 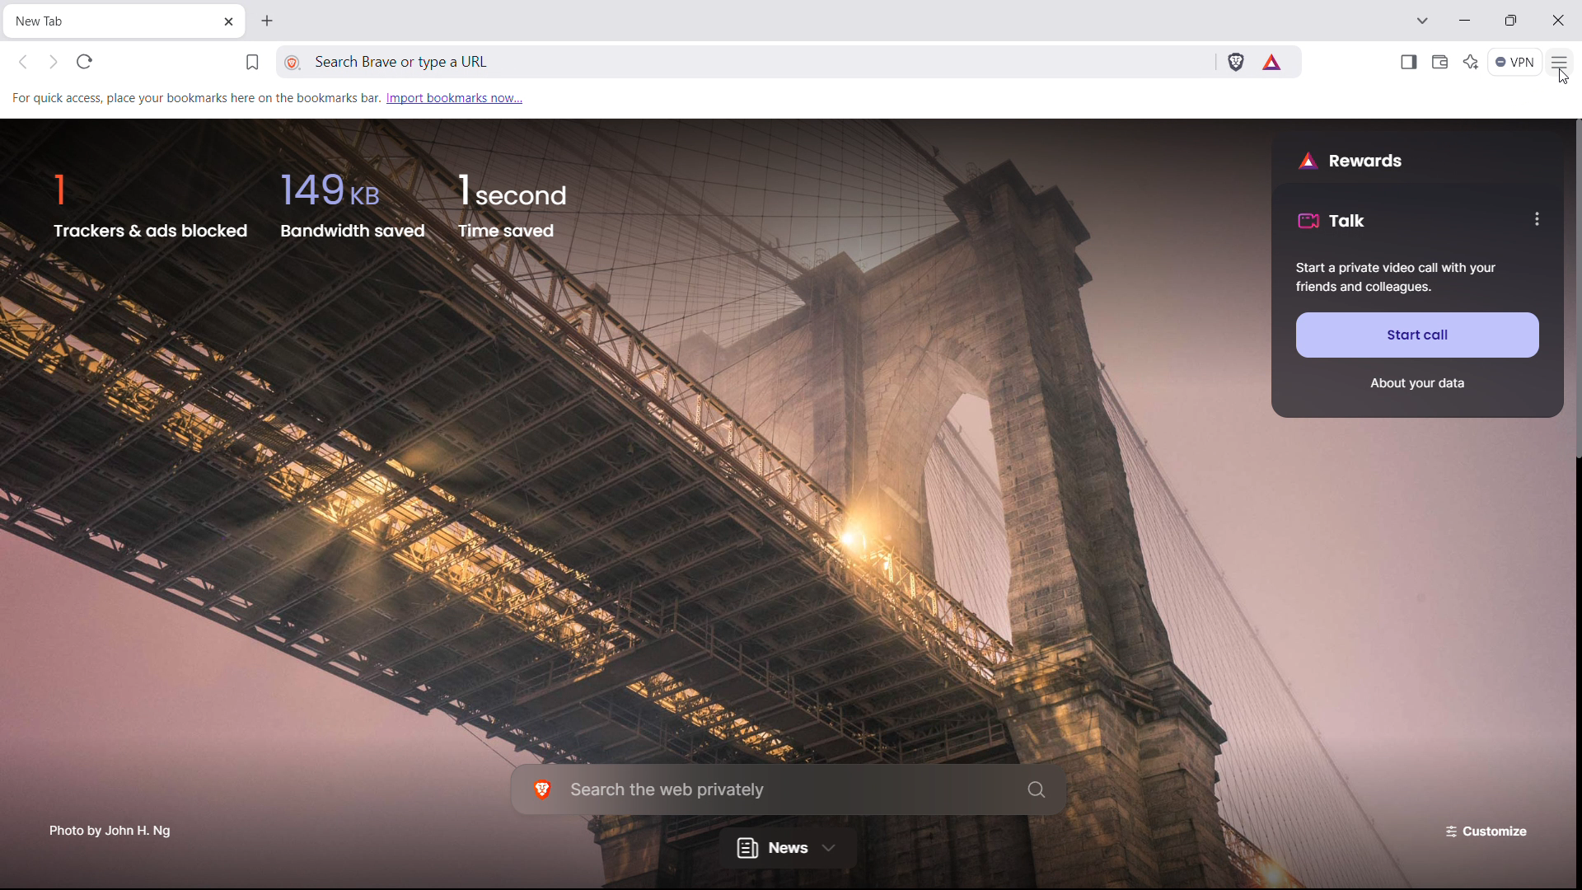 What do you see at coordinates (1423, 21) in the screenshot?
I see `search tabs` at bounding box center [1423, 21].